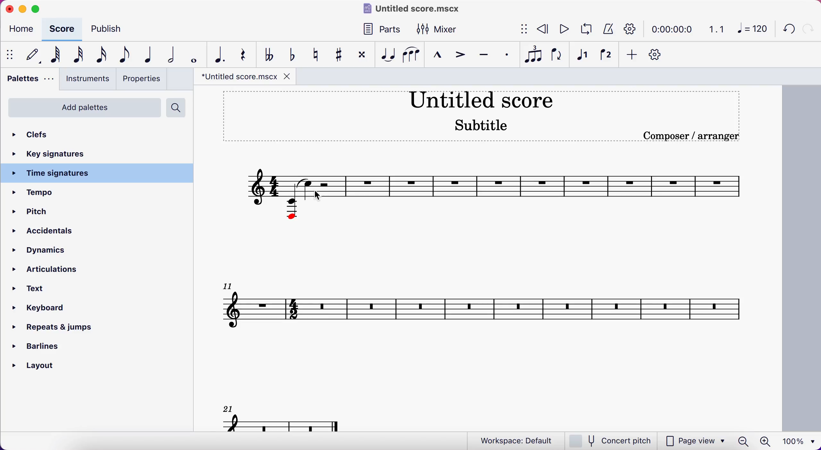 This screenshot has height=450, width=821. I want to click on palettes, so click(31, 81).